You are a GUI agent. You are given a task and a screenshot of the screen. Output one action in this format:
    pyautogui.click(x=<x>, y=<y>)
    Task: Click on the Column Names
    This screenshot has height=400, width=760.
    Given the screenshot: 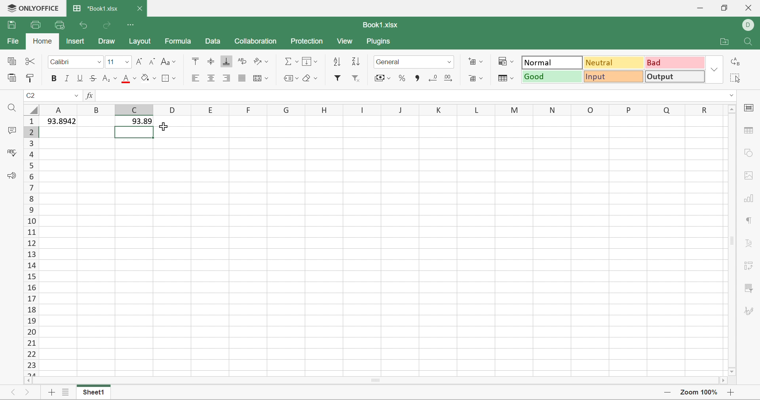 What is the action you would take?
    pyautogui.click(x=382, y=109)
    